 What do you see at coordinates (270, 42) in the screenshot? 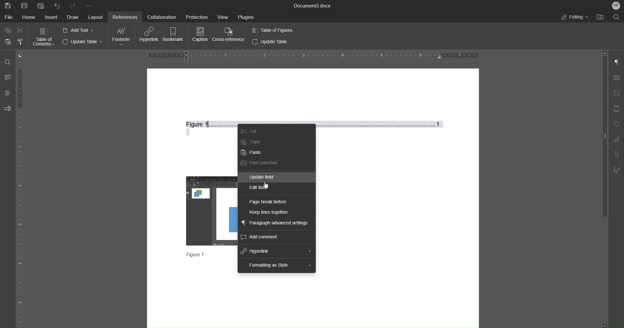
I see `Update Table` at bounding box center [270, 42].